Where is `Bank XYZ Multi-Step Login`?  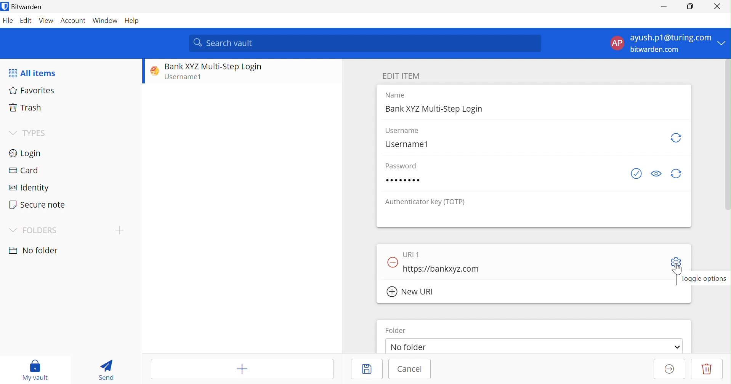 Bank XYZ Multi-Step Login is located at coordinates (213, 67).